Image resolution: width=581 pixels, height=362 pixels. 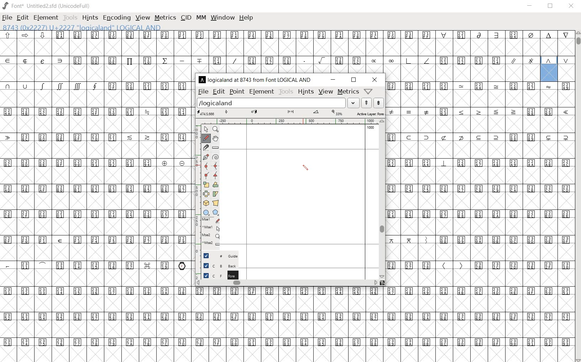 What do you see at coordinates (205, 139) in the screenshot?
I see `draw a freehand curve` at bounding box center [205, 139].